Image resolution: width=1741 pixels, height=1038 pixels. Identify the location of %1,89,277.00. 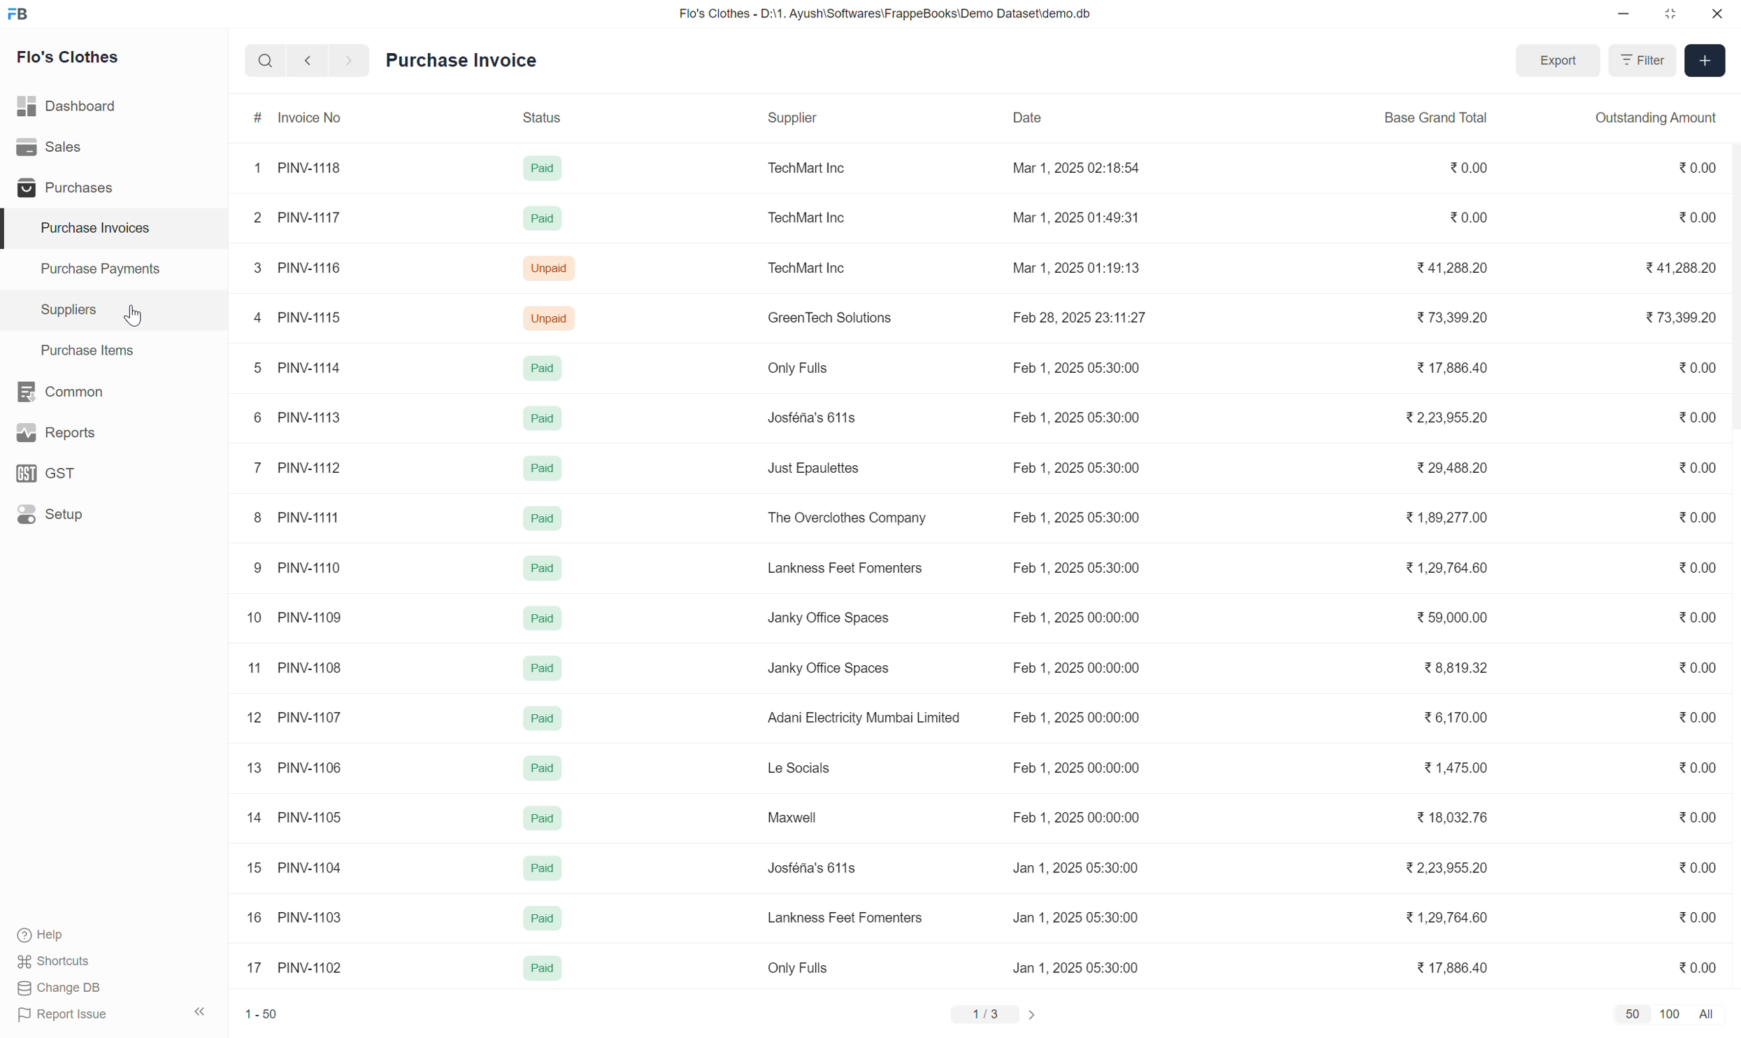
(1438, 518).